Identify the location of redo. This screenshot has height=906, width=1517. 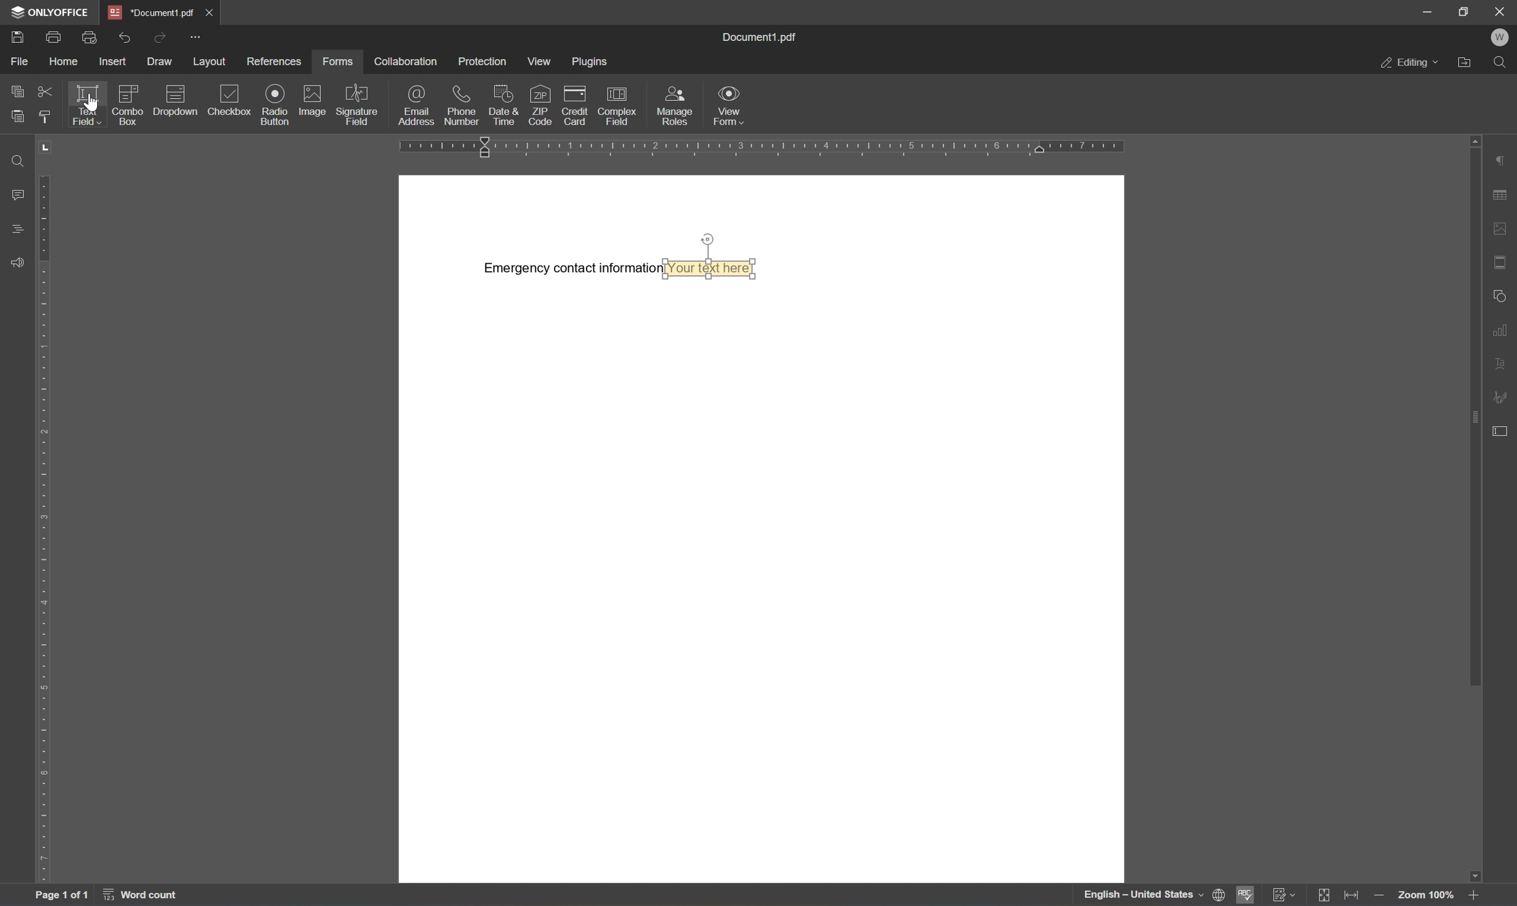
(157, 38).